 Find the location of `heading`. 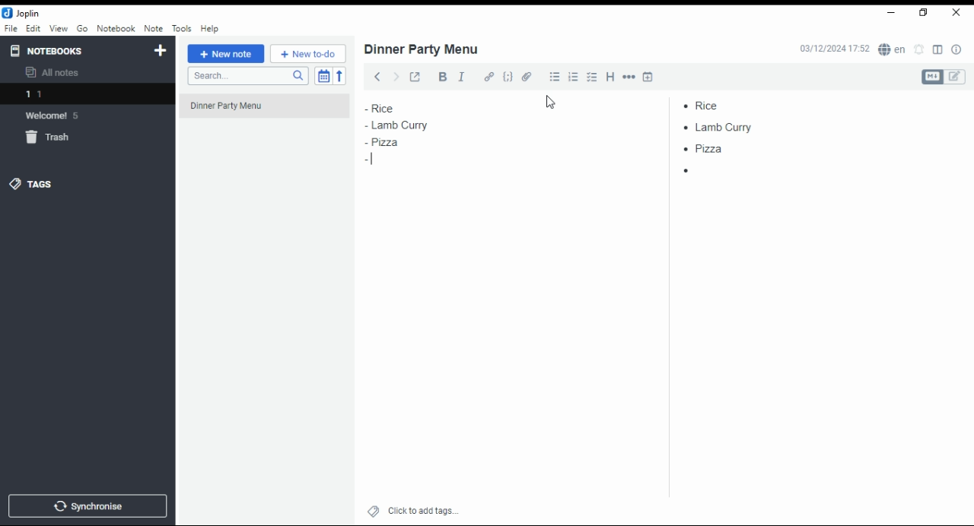

heading is located at coordinates (611, 78).